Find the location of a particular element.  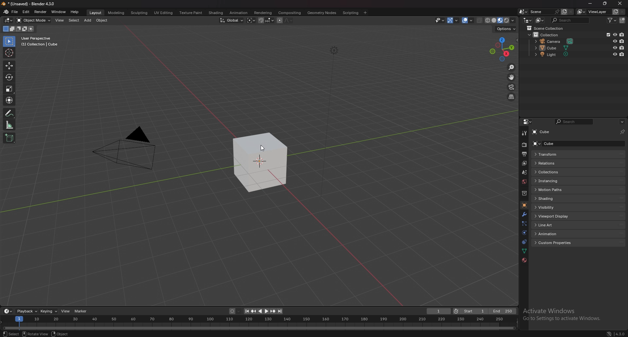

cursor is located at coordinates (264, 149).